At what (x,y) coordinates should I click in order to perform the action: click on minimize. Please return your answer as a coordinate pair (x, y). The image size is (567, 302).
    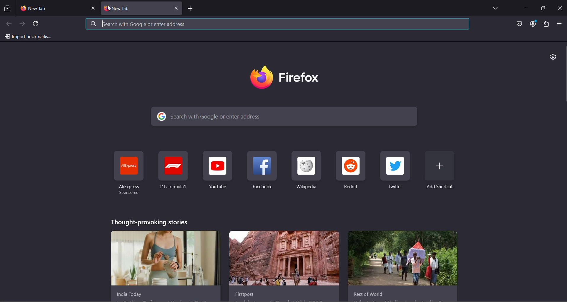
    Looking at the image, I should click on (527, 7).